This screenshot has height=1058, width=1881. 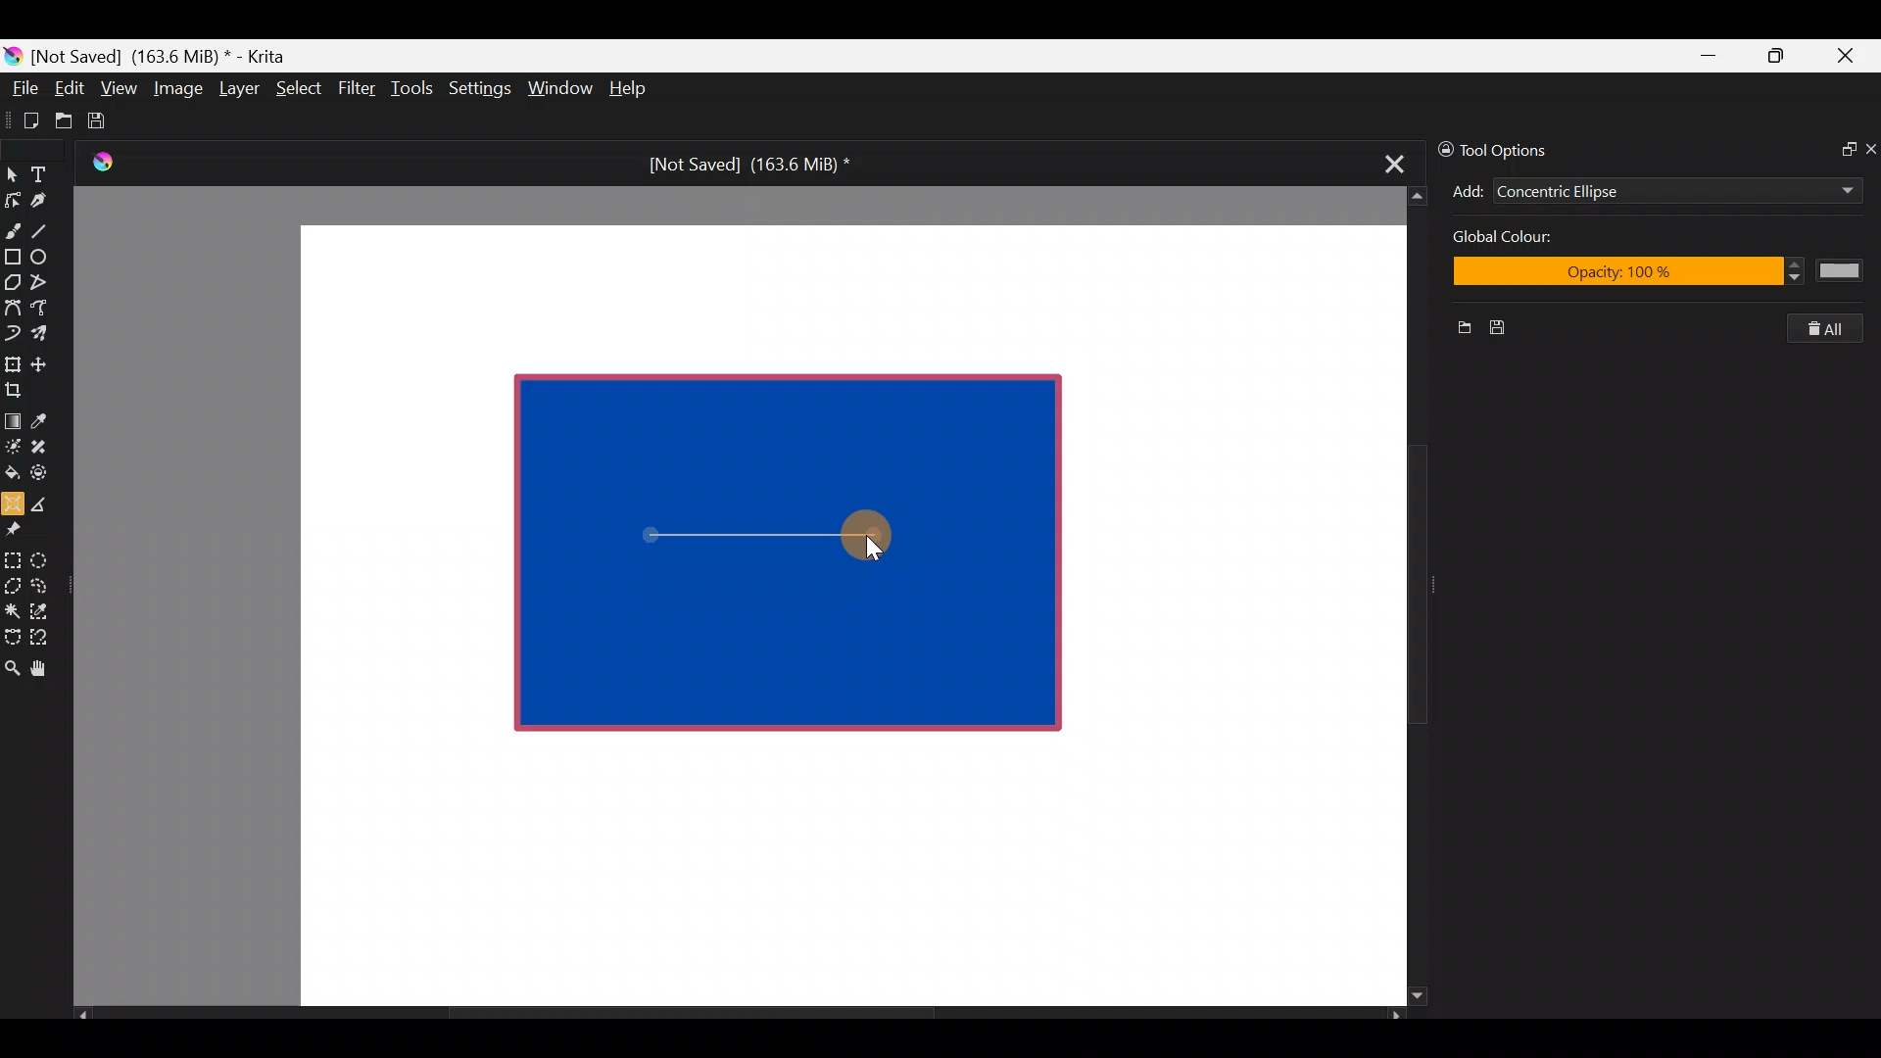 What do you see at coordinates (482, 92) in the screenshot?
I see `Settings` at bounding box center [482, 92].